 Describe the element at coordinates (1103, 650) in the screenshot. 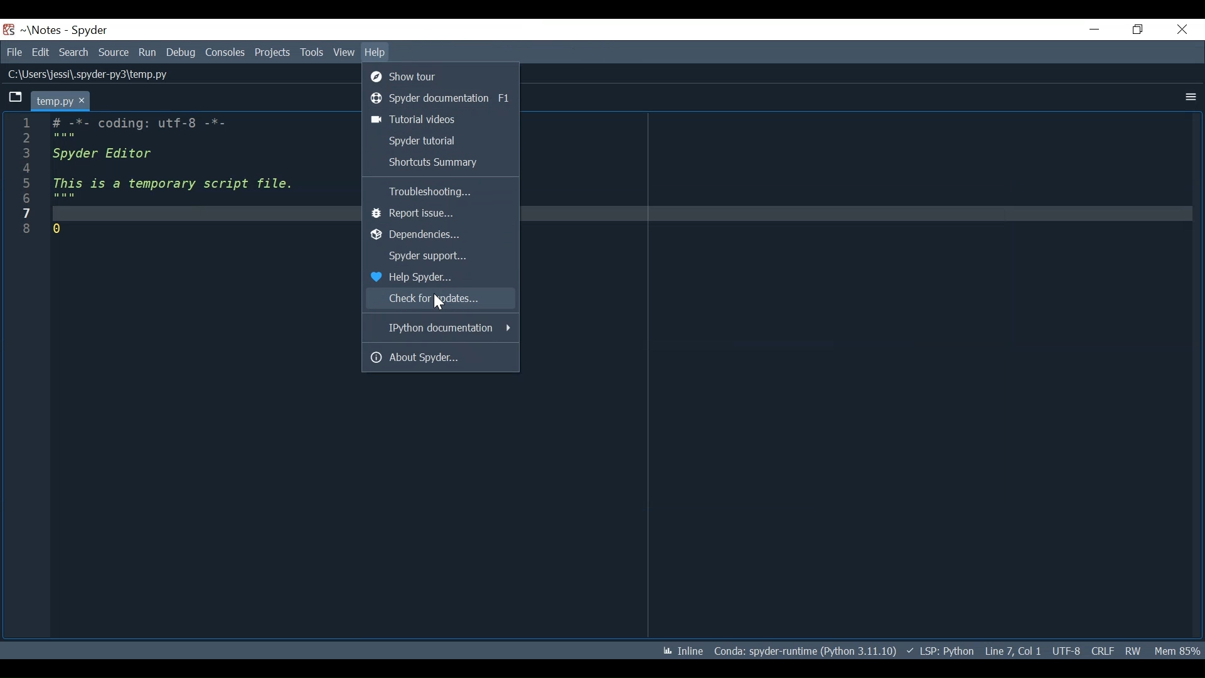

I see `CRLF` at that location.